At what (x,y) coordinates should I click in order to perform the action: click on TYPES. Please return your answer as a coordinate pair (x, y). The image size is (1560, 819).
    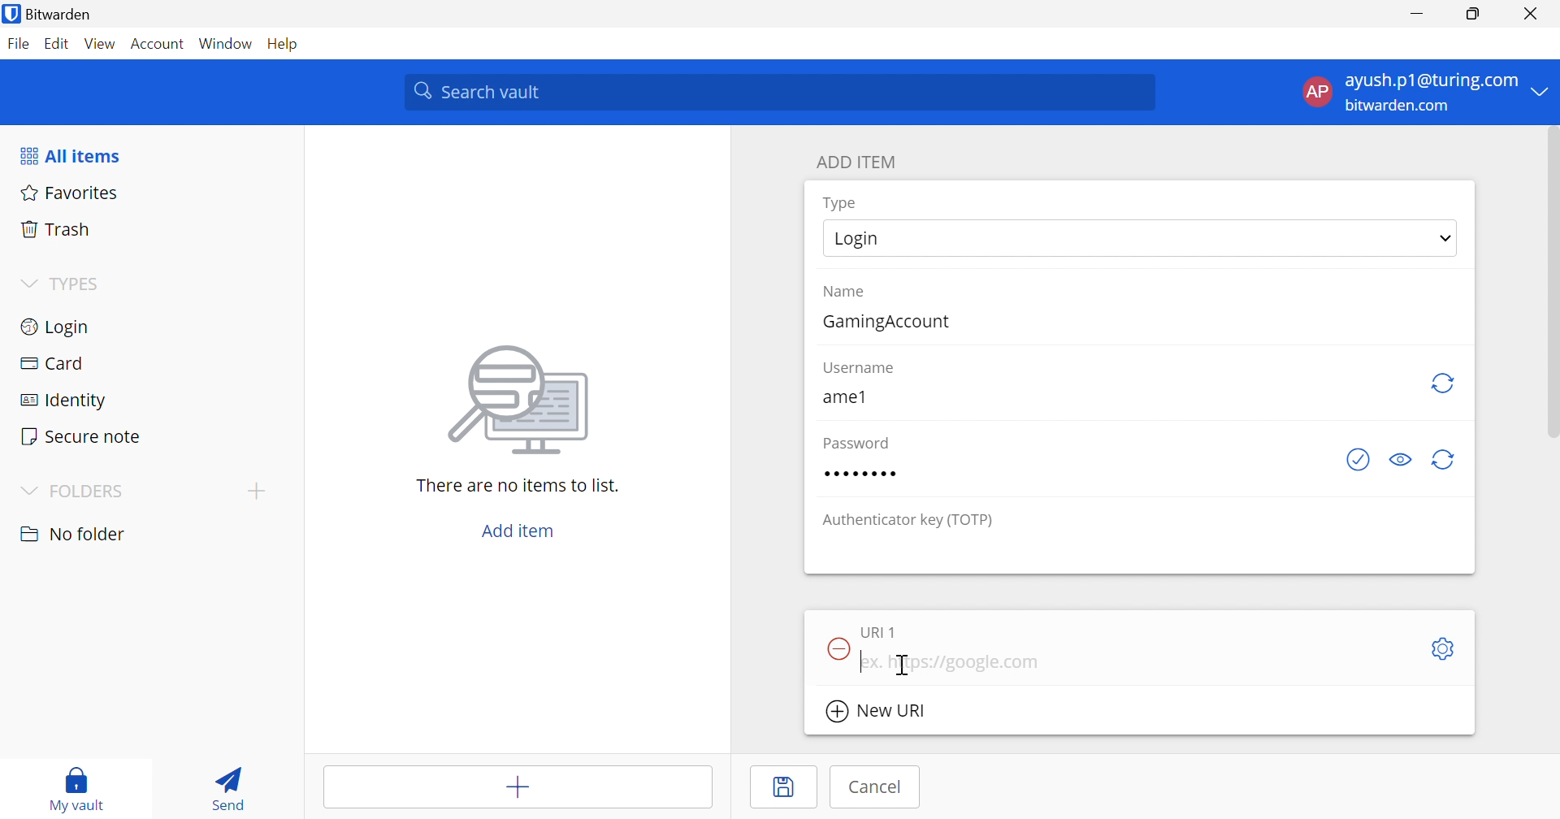
    Looking at the image, I should click on (80, 283).